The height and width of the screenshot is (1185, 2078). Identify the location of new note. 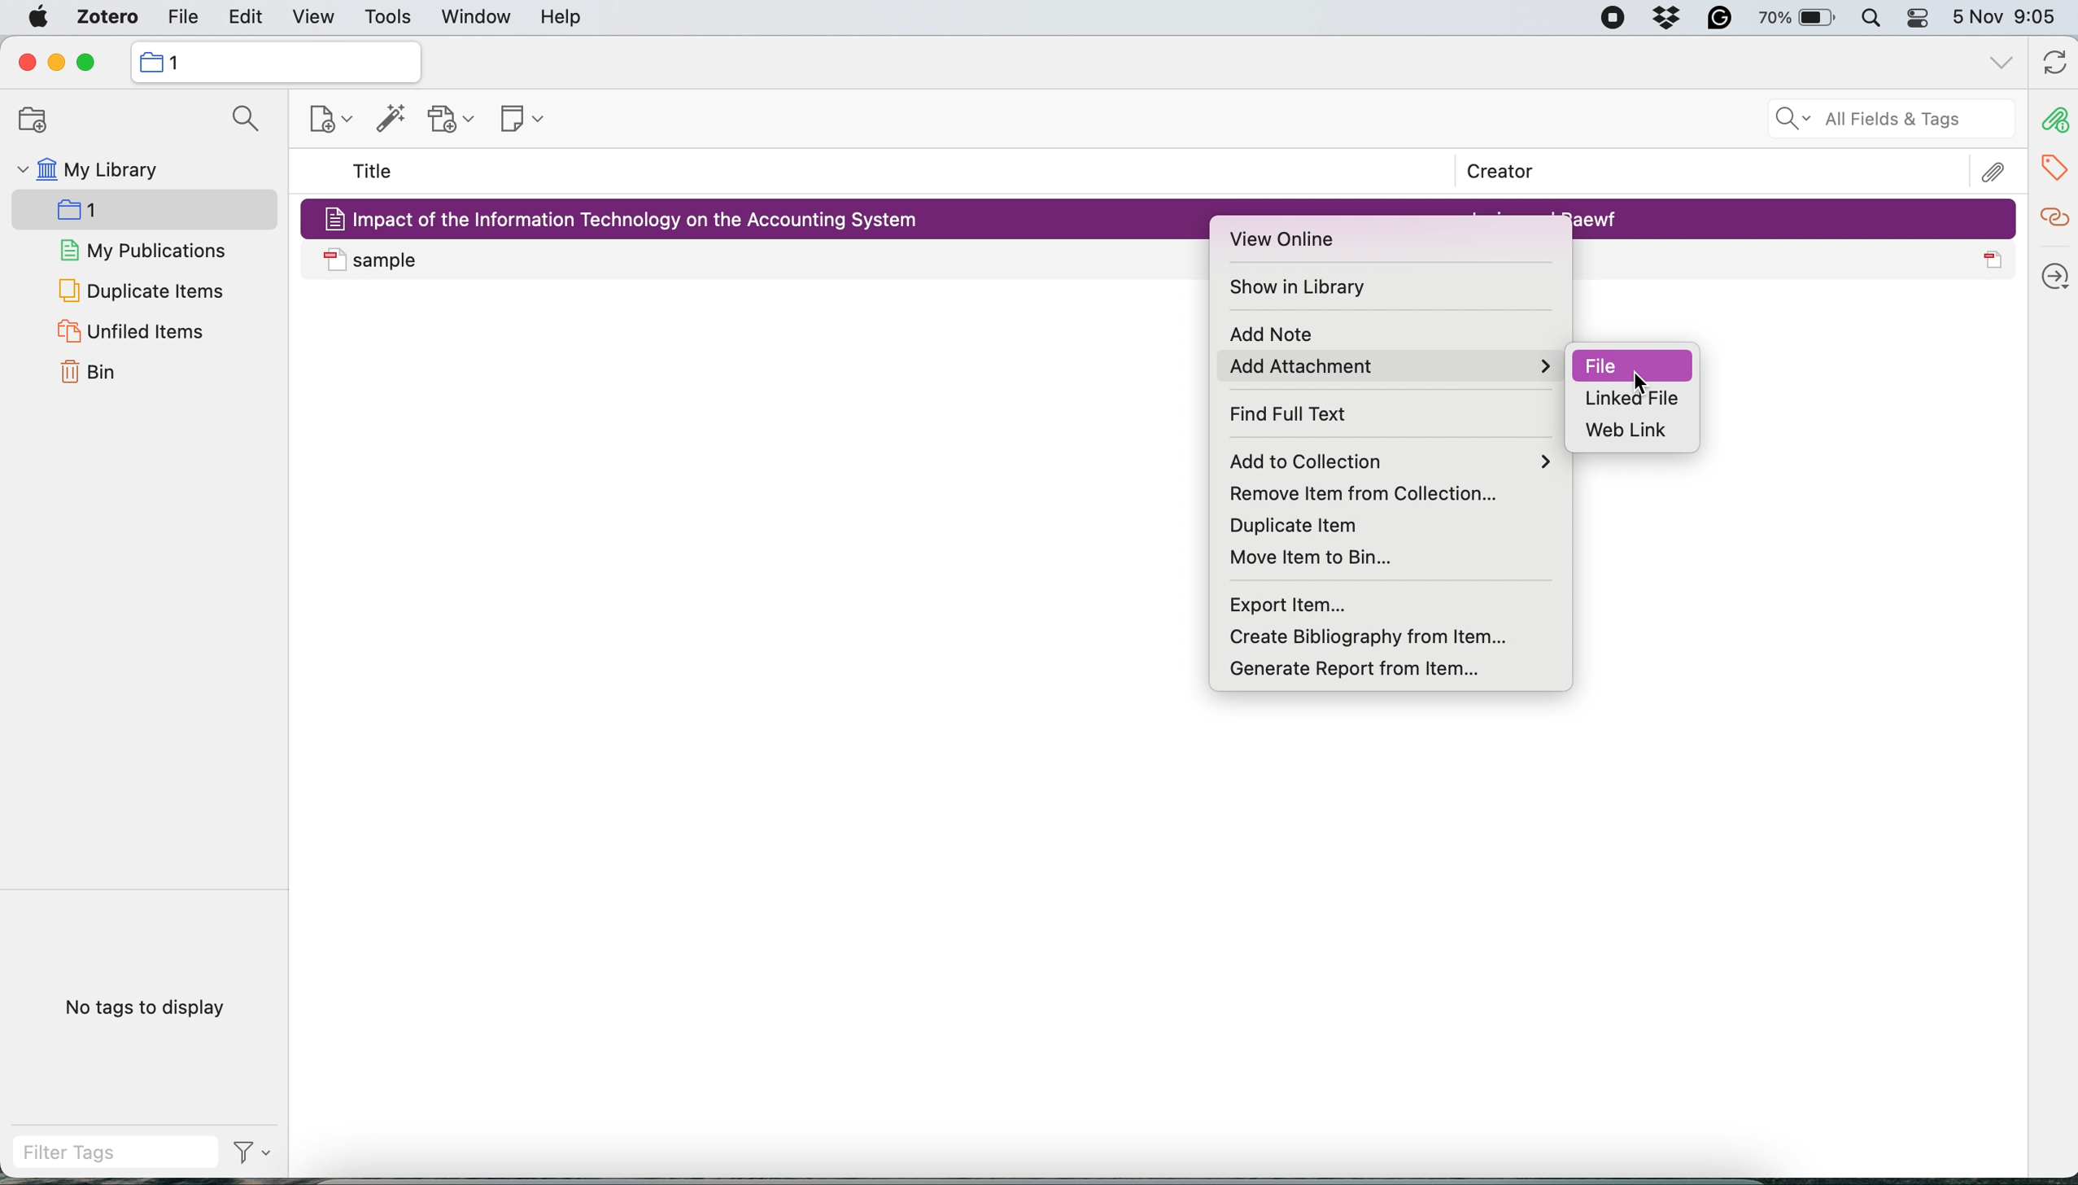
(516, 116).